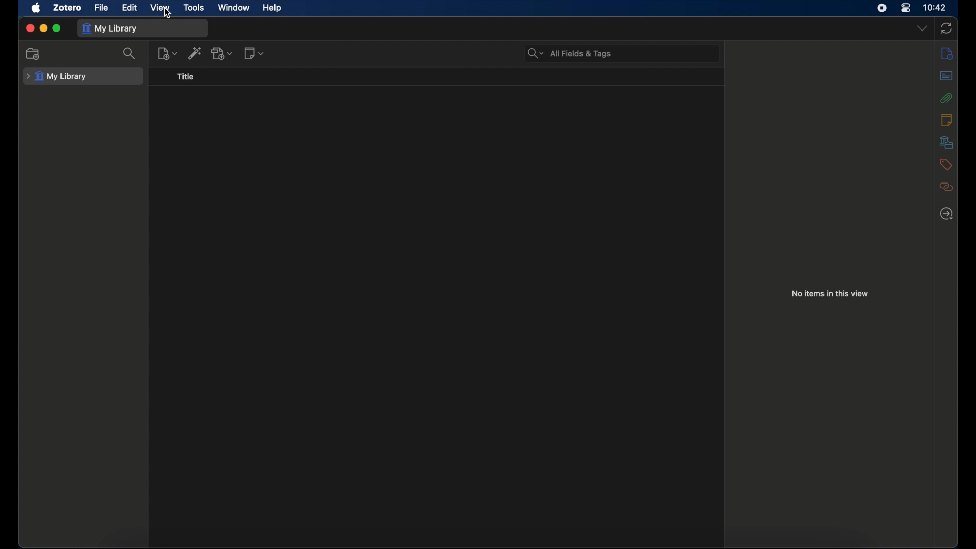  Describe the element at coordinates (922, 28) in the screenshot. I see `dropdown` at that location.